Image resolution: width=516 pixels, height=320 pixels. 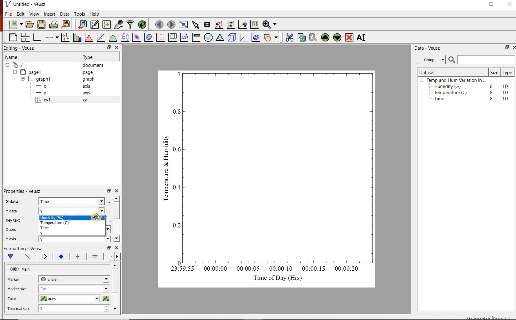 What do you see at coordinates (479, 318) in the screenshot?
I see `No position` at bounding box center [479, 318].